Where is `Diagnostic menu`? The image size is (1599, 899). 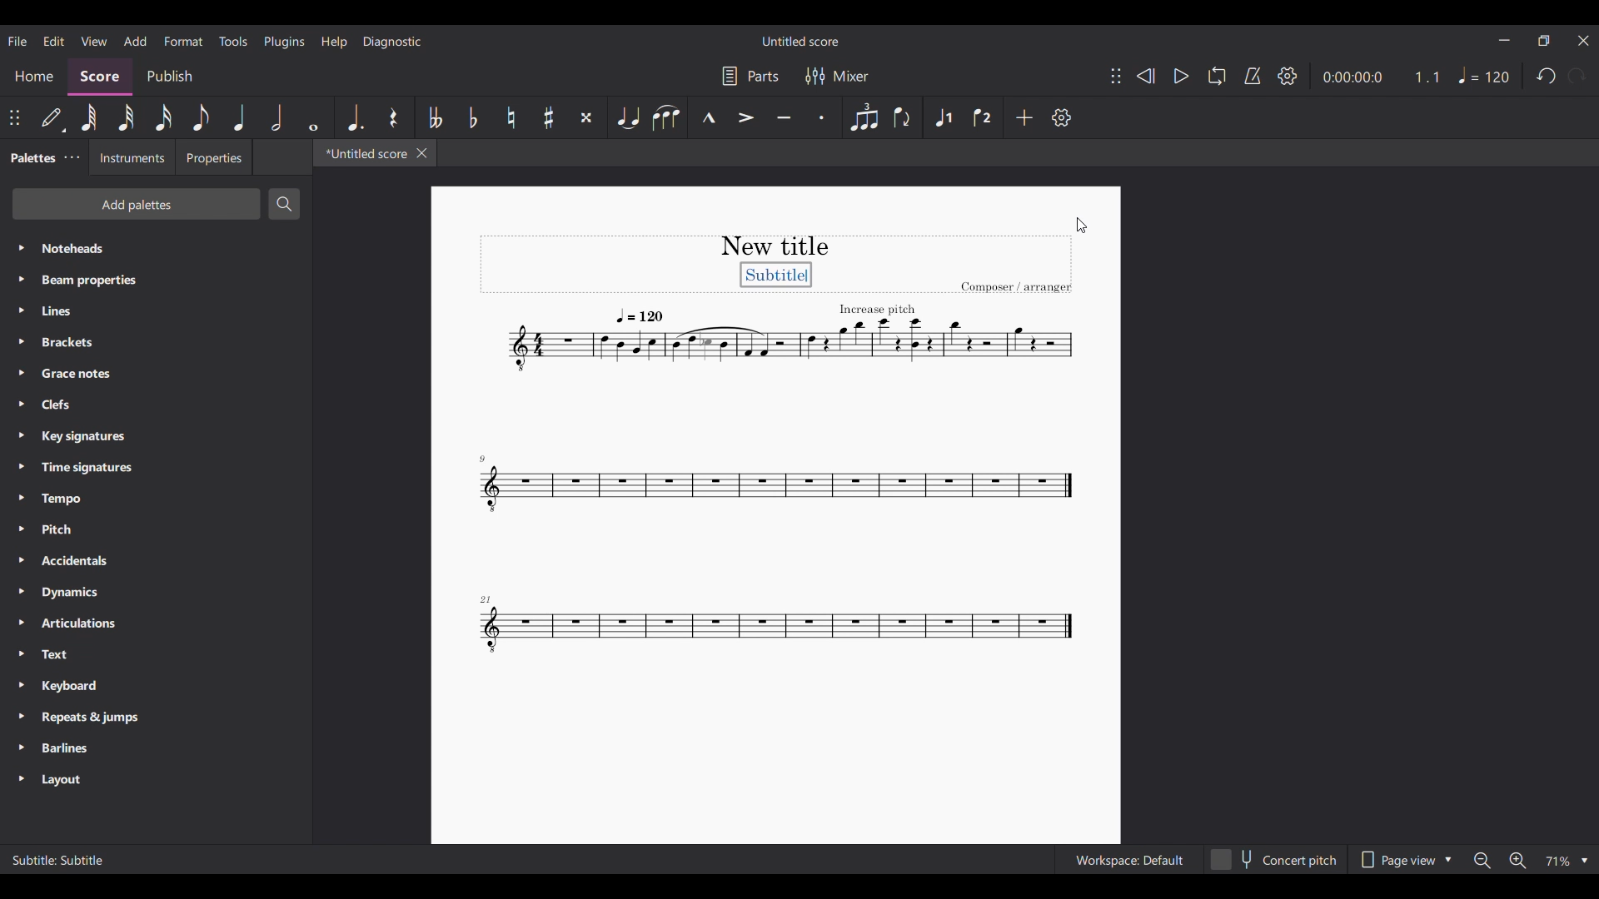 Diagnostic menu is located at coordinates (392, 42).